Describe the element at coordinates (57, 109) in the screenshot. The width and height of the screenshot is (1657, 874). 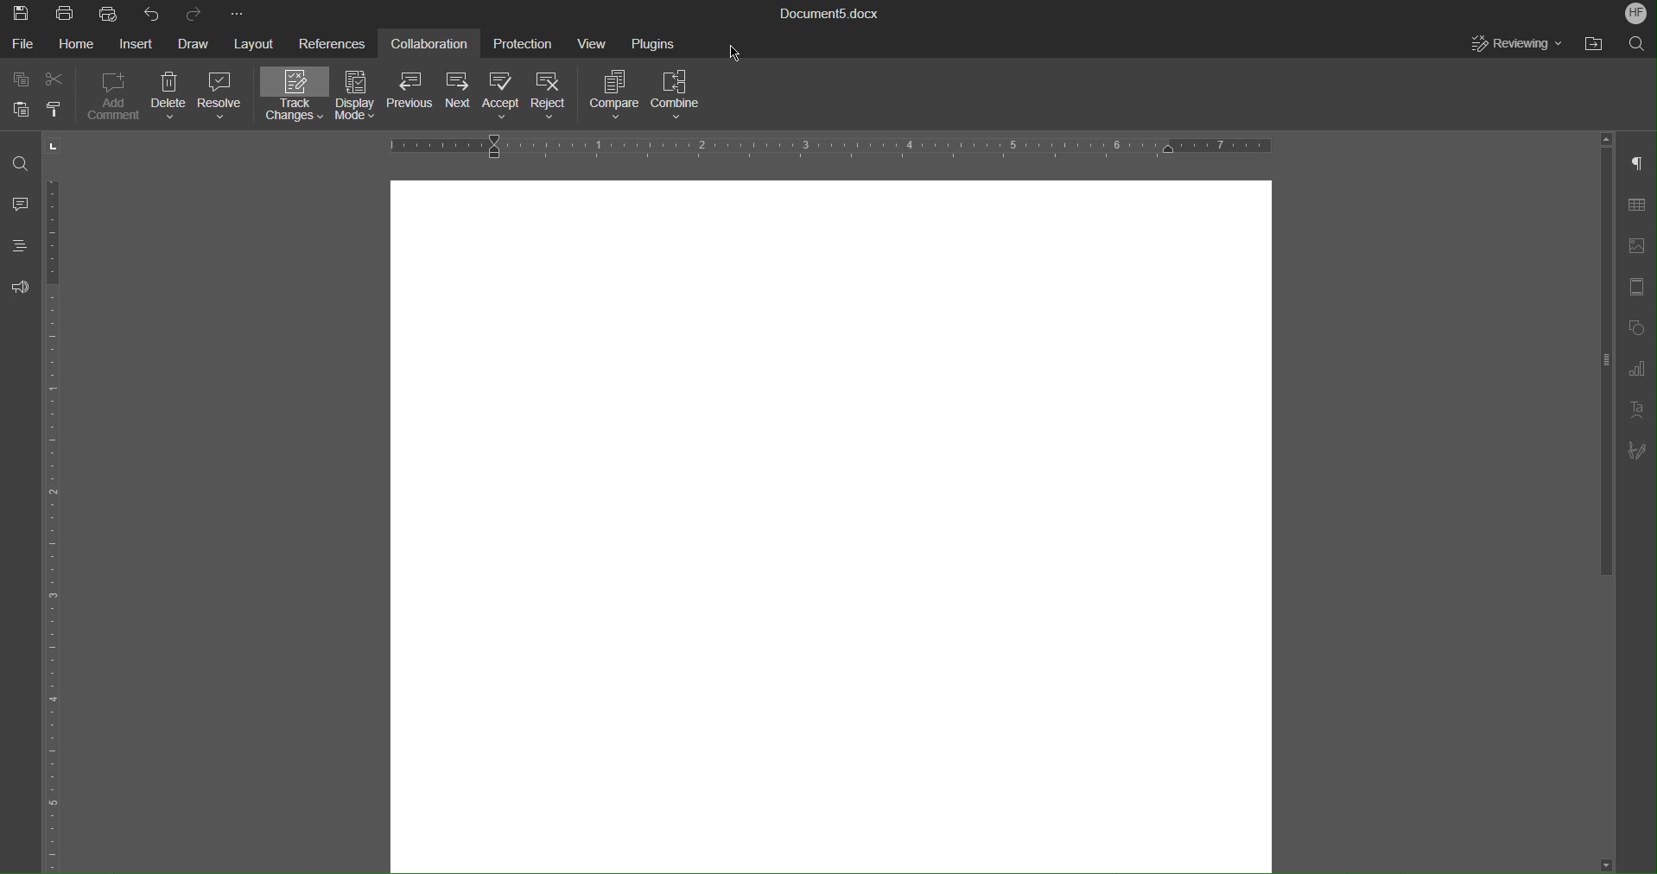
I see `Copy Style` at that location.